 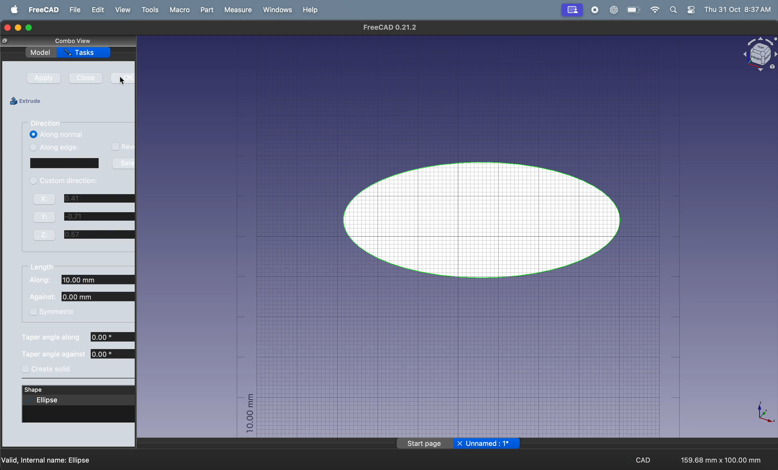 What do you see at coordinates (593, 11) in the screenshot?
I see `record` at bounding box center [593, 11].